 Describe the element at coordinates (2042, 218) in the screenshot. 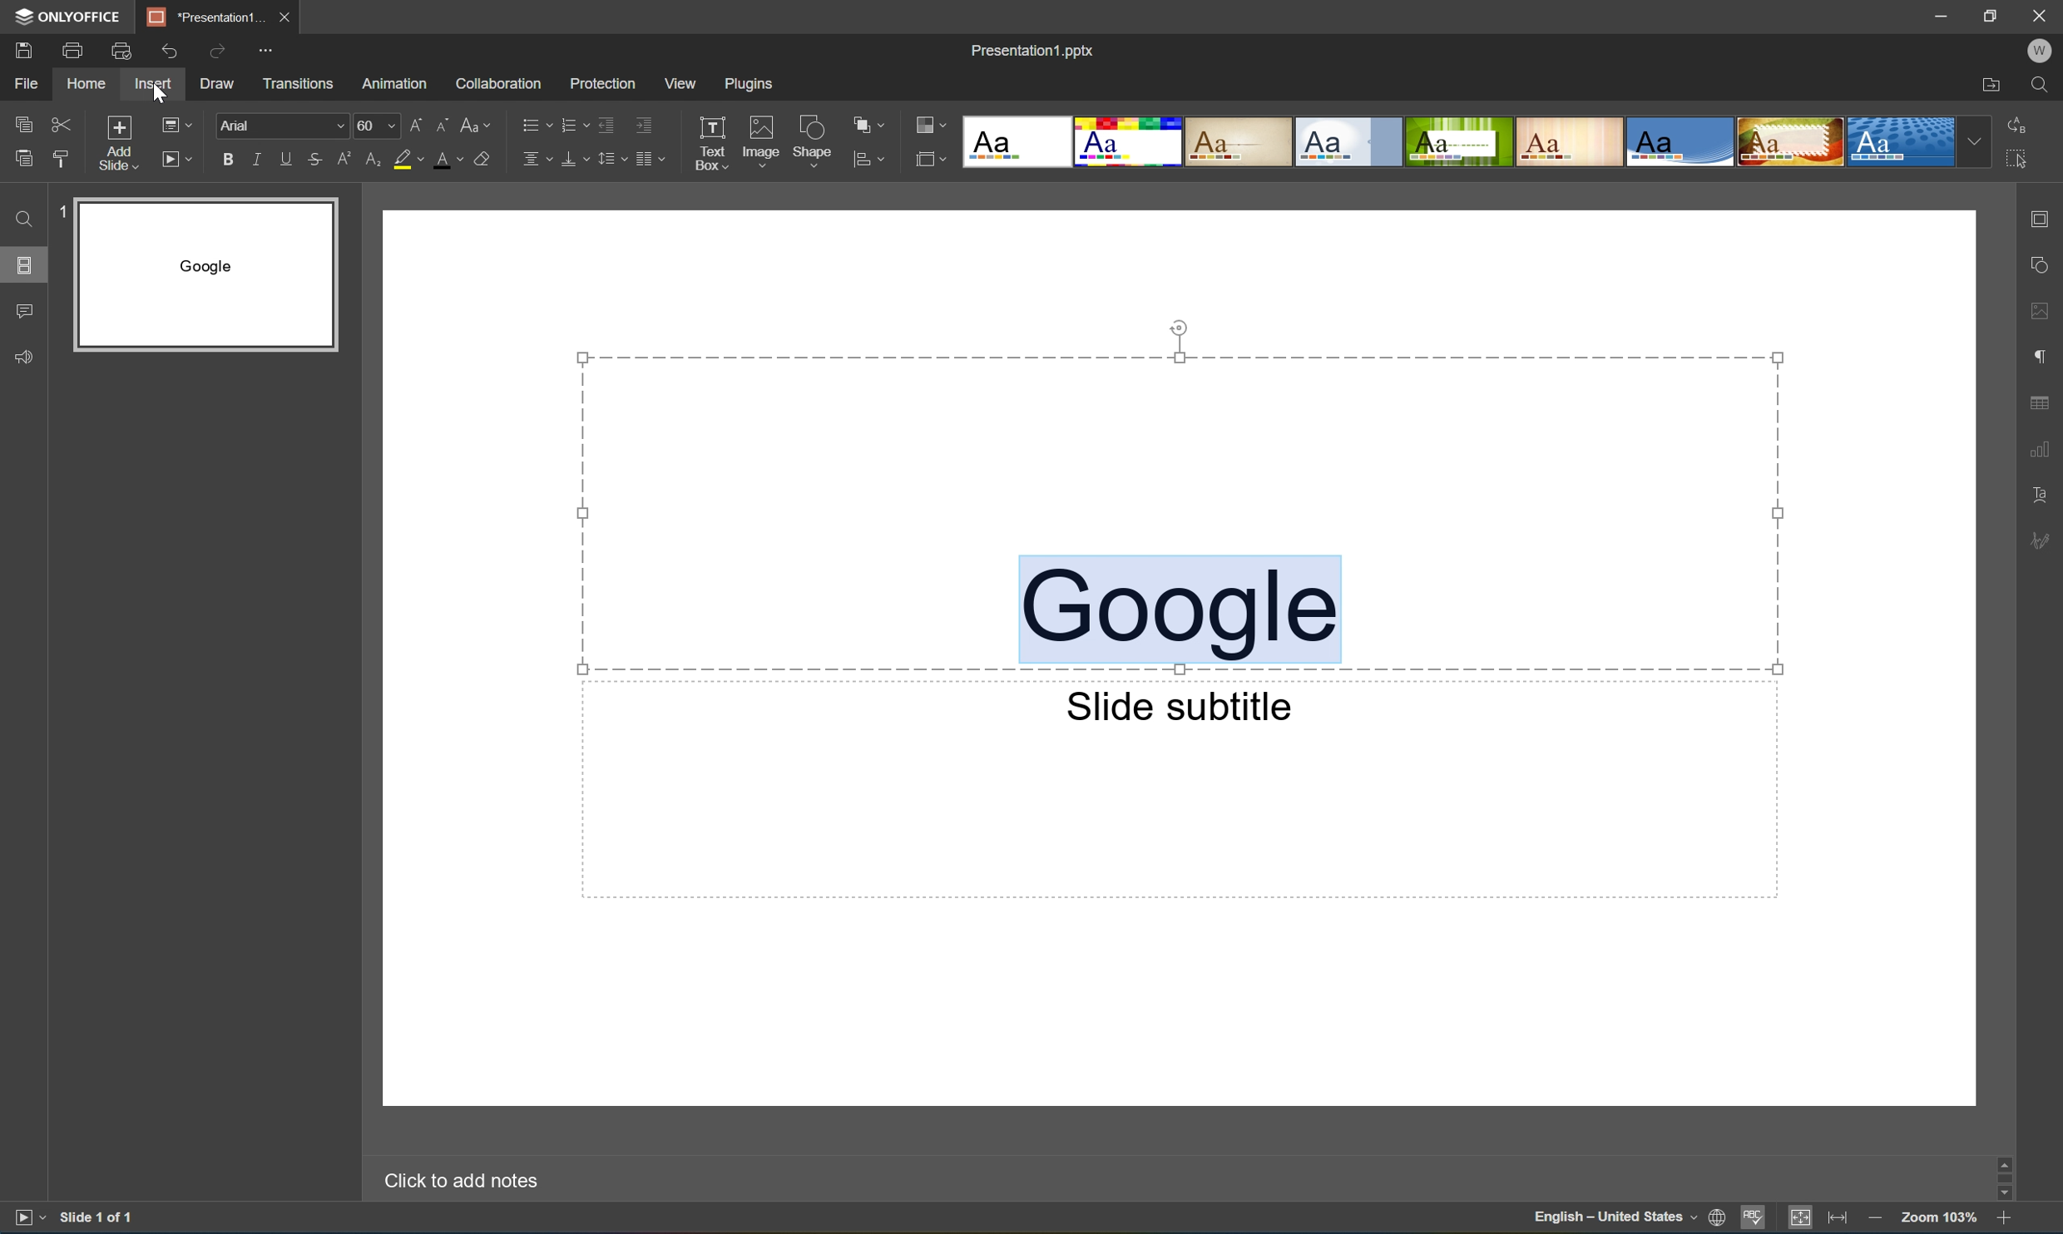

I see `Slide settings` at that location.